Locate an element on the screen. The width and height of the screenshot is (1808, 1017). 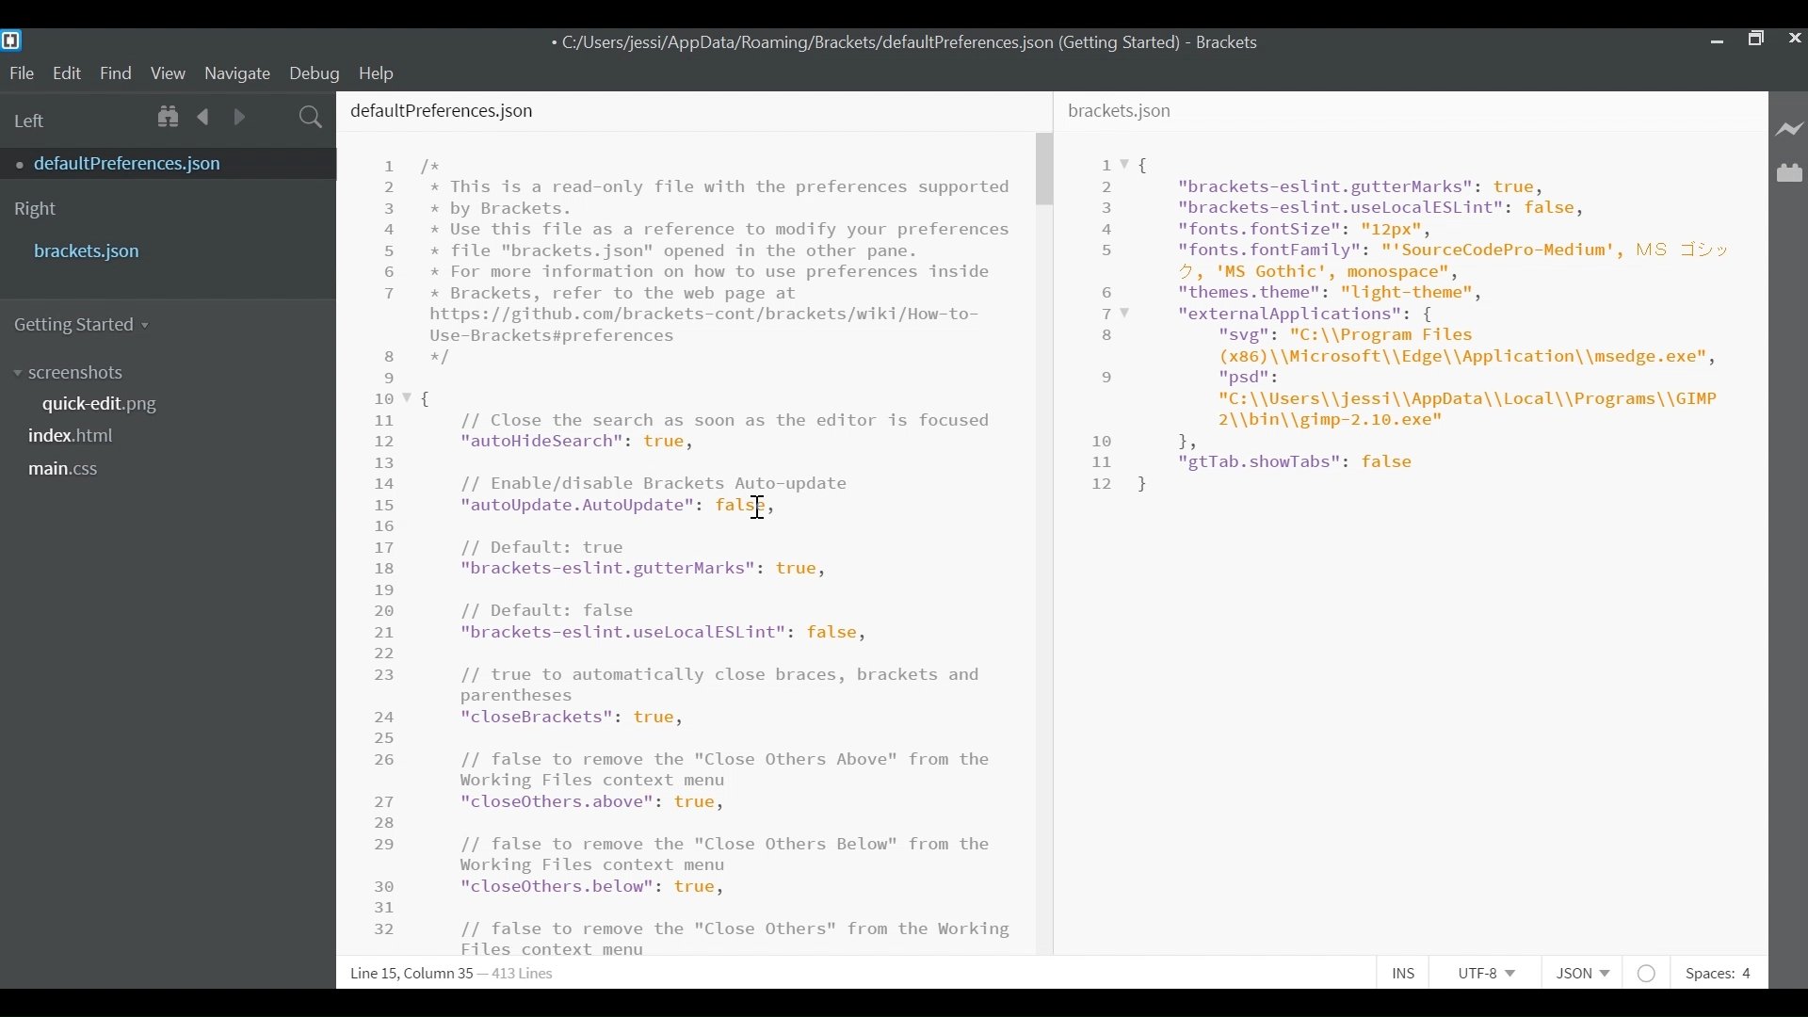
Find In Files is located at coordinates (312, 115).